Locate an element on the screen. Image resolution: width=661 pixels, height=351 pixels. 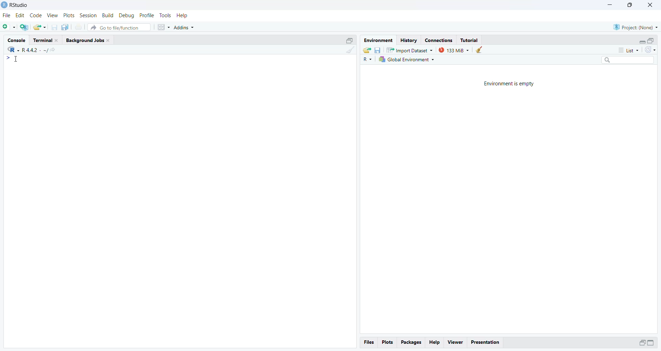
Workspaces pane is located at coordinates (164, 27).